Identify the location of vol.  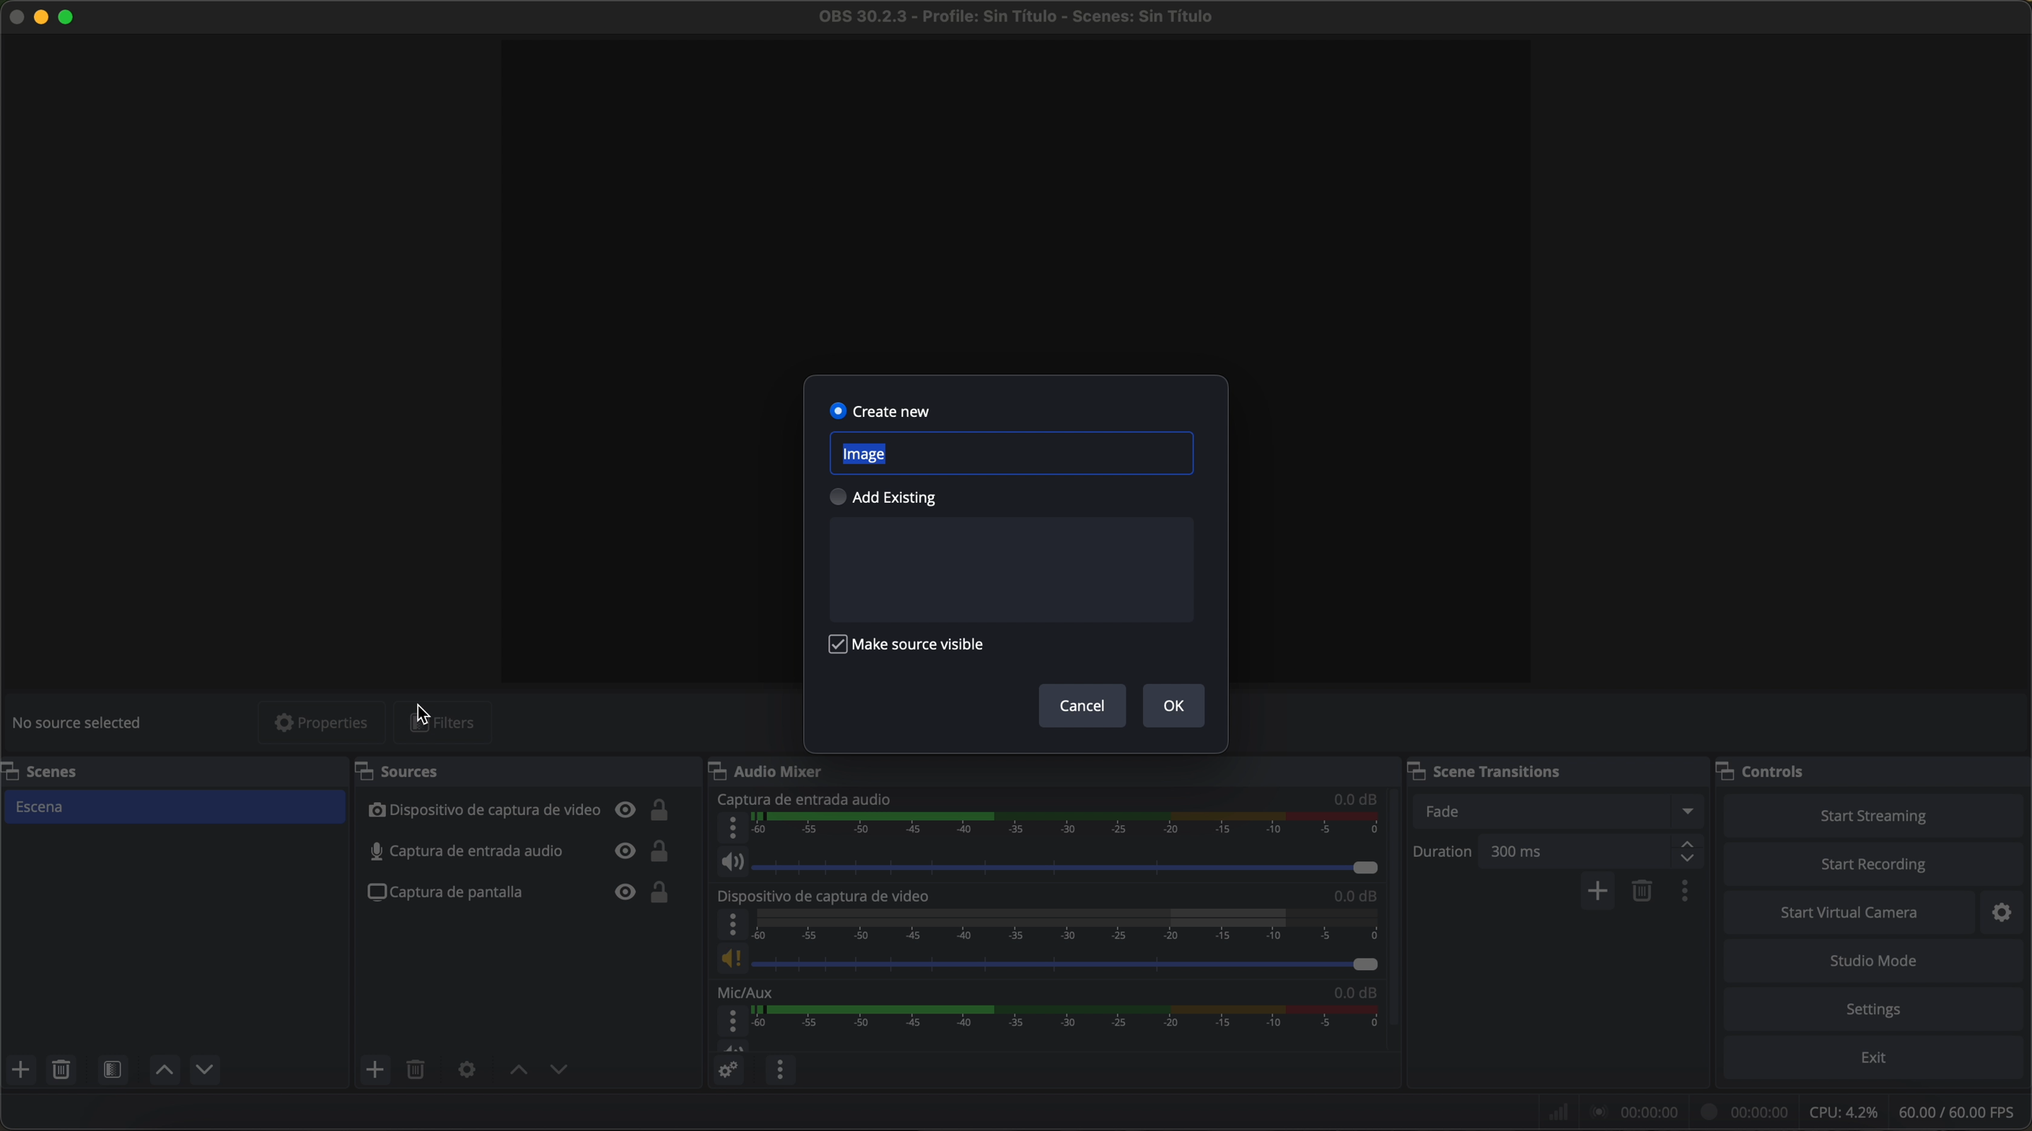
(734, 1045).